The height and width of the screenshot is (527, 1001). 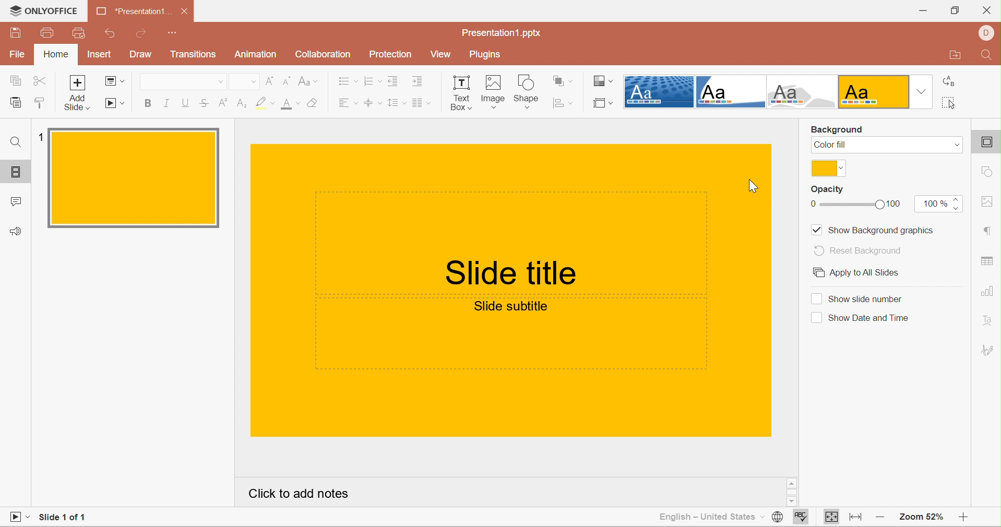 I want to click on Select all, so click(x=950, y=104).